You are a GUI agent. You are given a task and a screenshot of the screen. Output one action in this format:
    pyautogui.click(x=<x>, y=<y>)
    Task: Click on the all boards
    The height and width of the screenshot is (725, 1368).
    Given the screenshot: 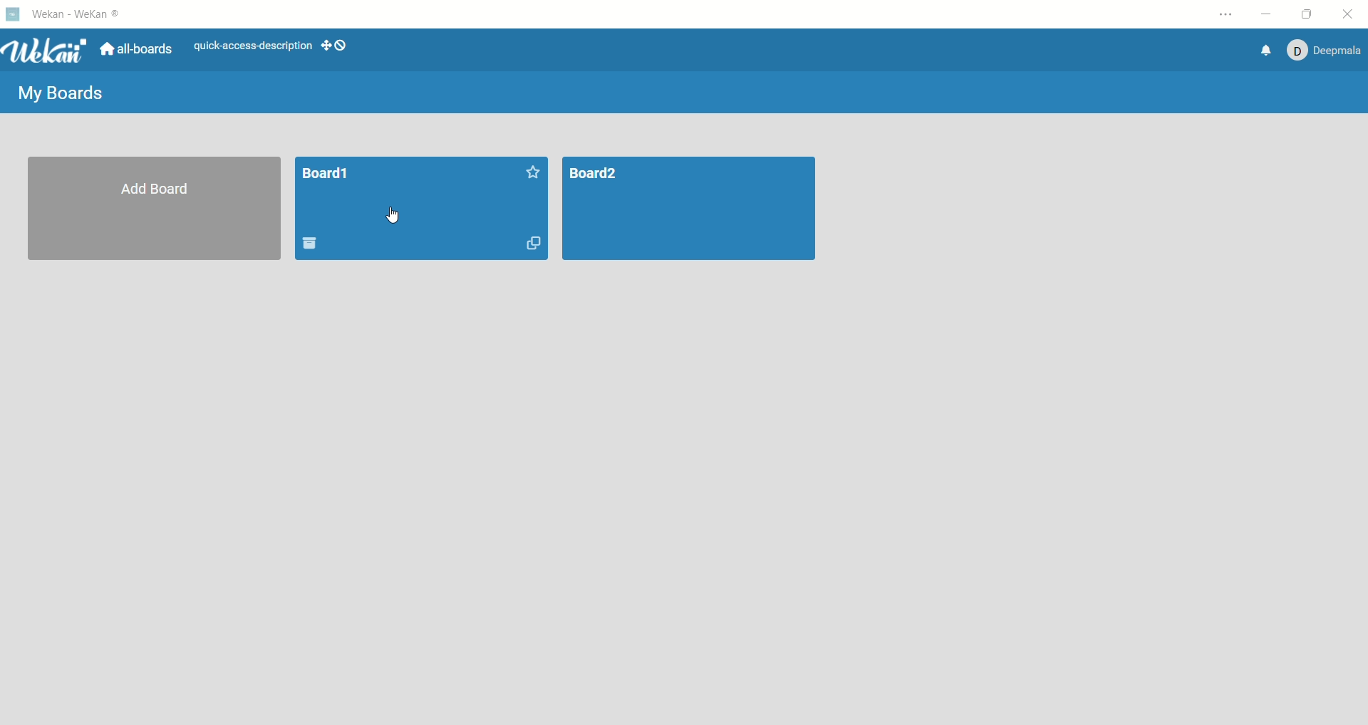 What is the action you would take?
    pyautogui.click(x=135, y=48)
    